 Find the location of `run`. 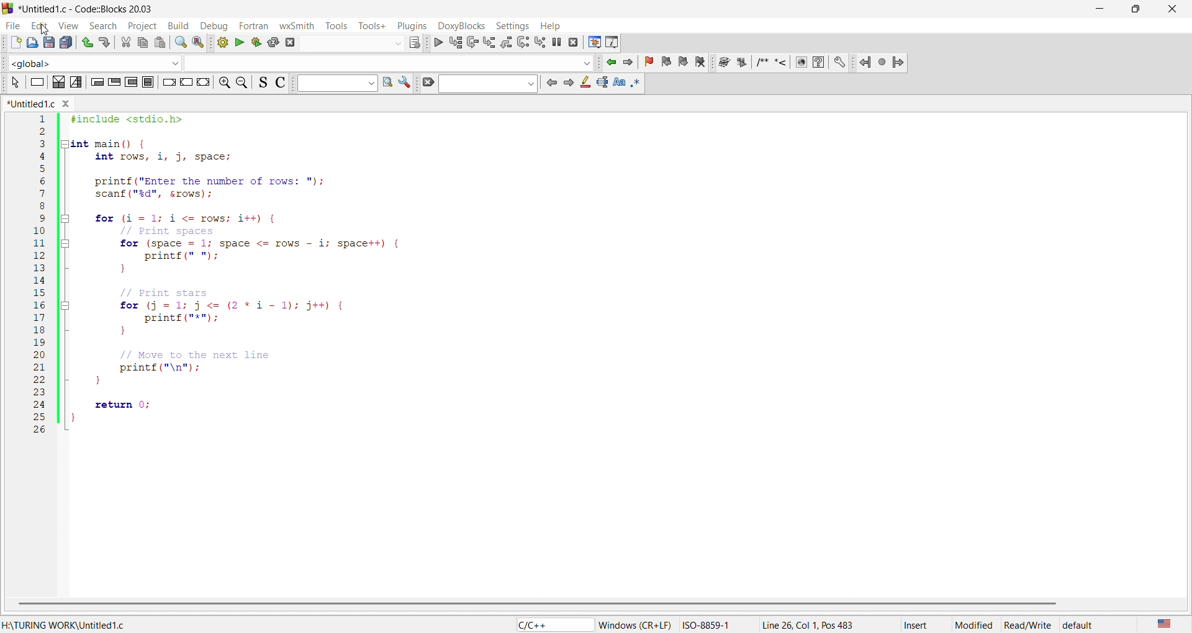

run is located at coordinates (237, 42).